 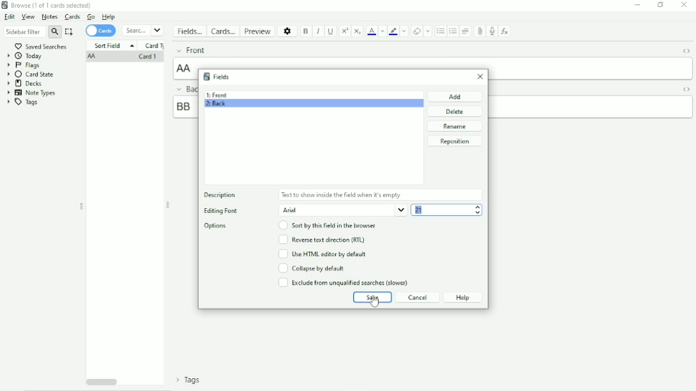 I want to click on Decrement value, so click(x=478, y=213).